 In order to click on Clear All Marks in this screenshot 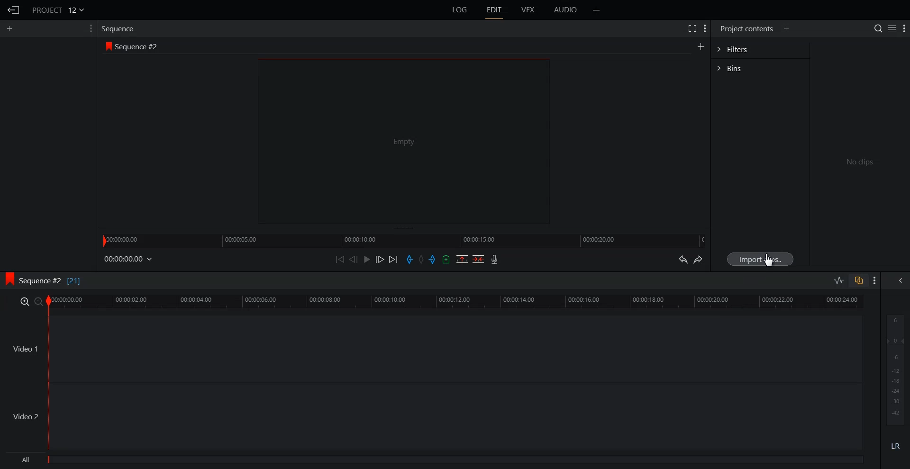, I will do `click(420, 259)`.